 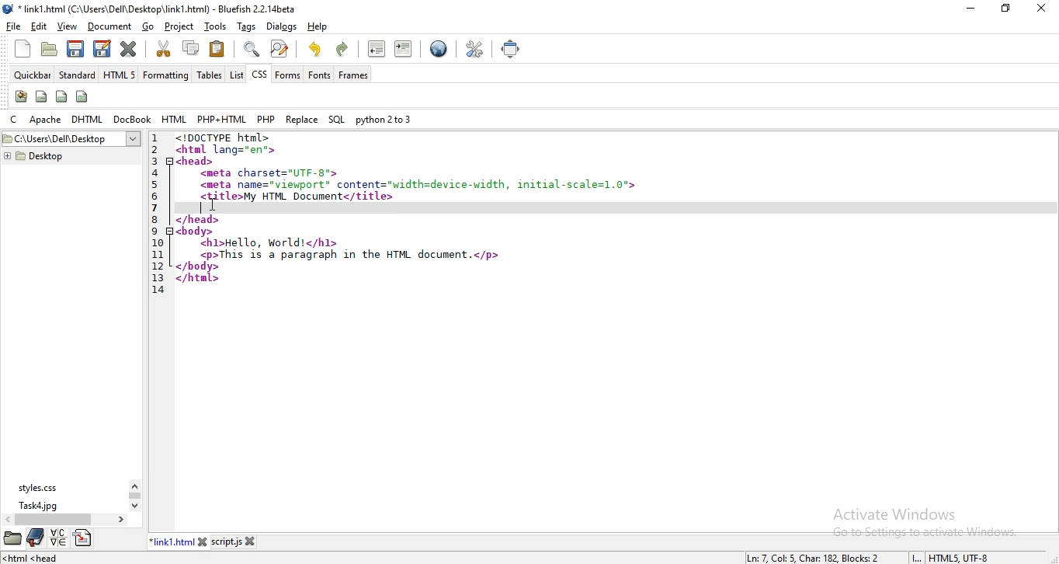 I want to click on full screen, so click(x=514, y=50).